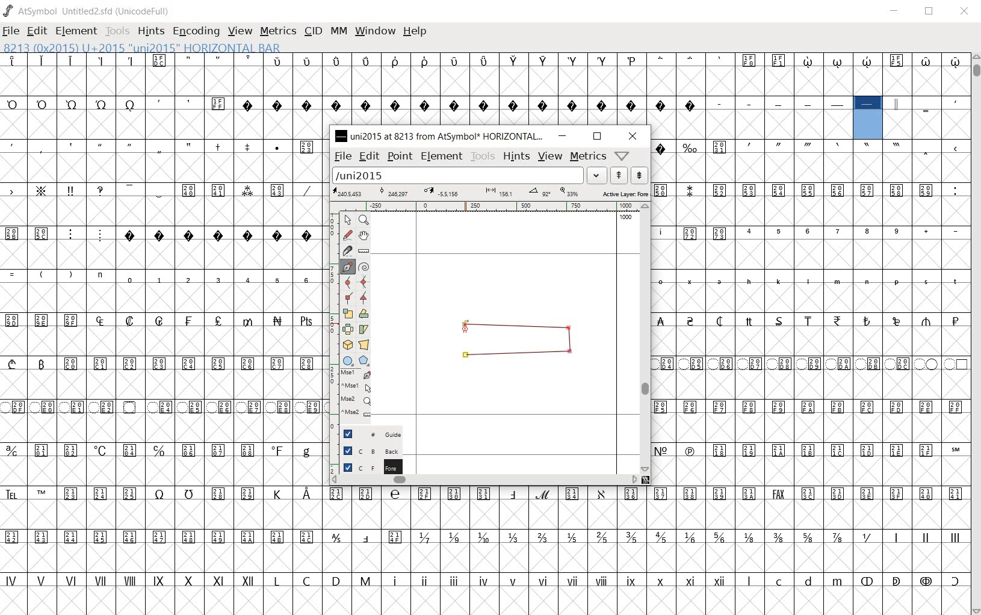 Image resolution: width=981 pixels, height=615 pixels. I want to click on Active Layer: Fore, so click(490, 194).